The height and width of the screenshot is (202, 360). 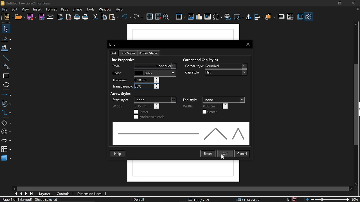 What do you see at coordinates (10, 199) in the screenshot?
I see `Current page (Page 1 of 1)` at bounding box center [10, 199].